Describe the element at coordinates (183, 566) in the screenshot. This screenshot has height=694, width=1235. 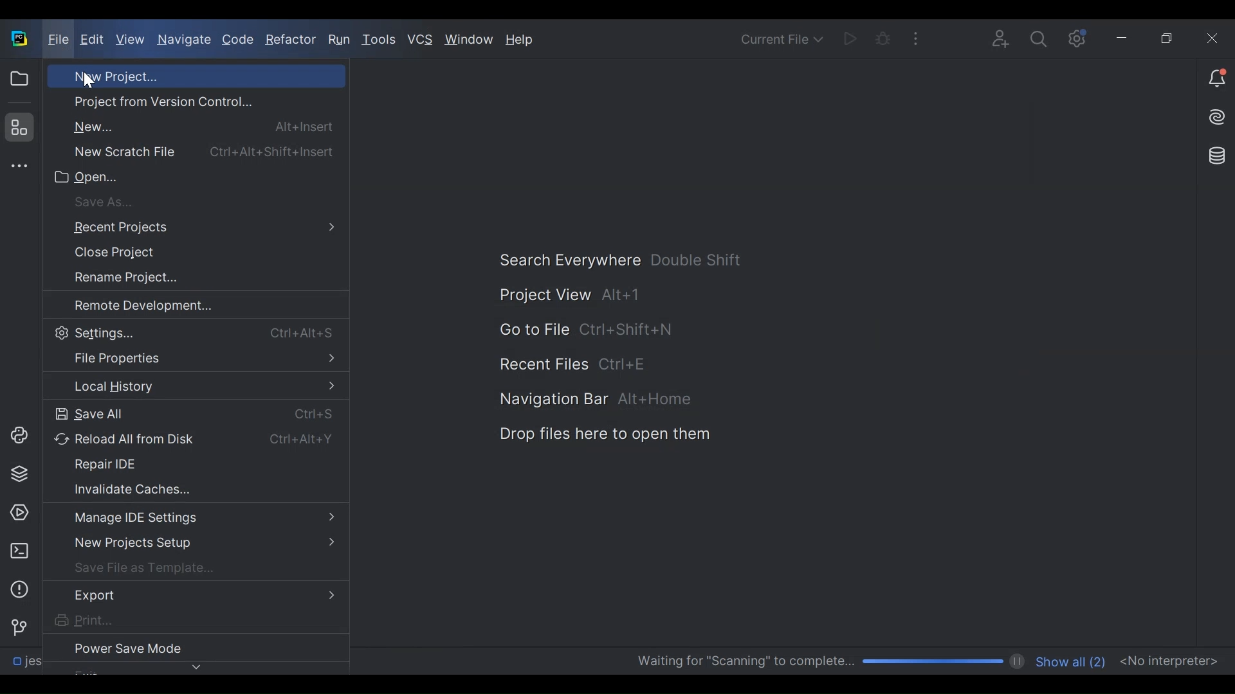
I see `Save File as Template` at that location.